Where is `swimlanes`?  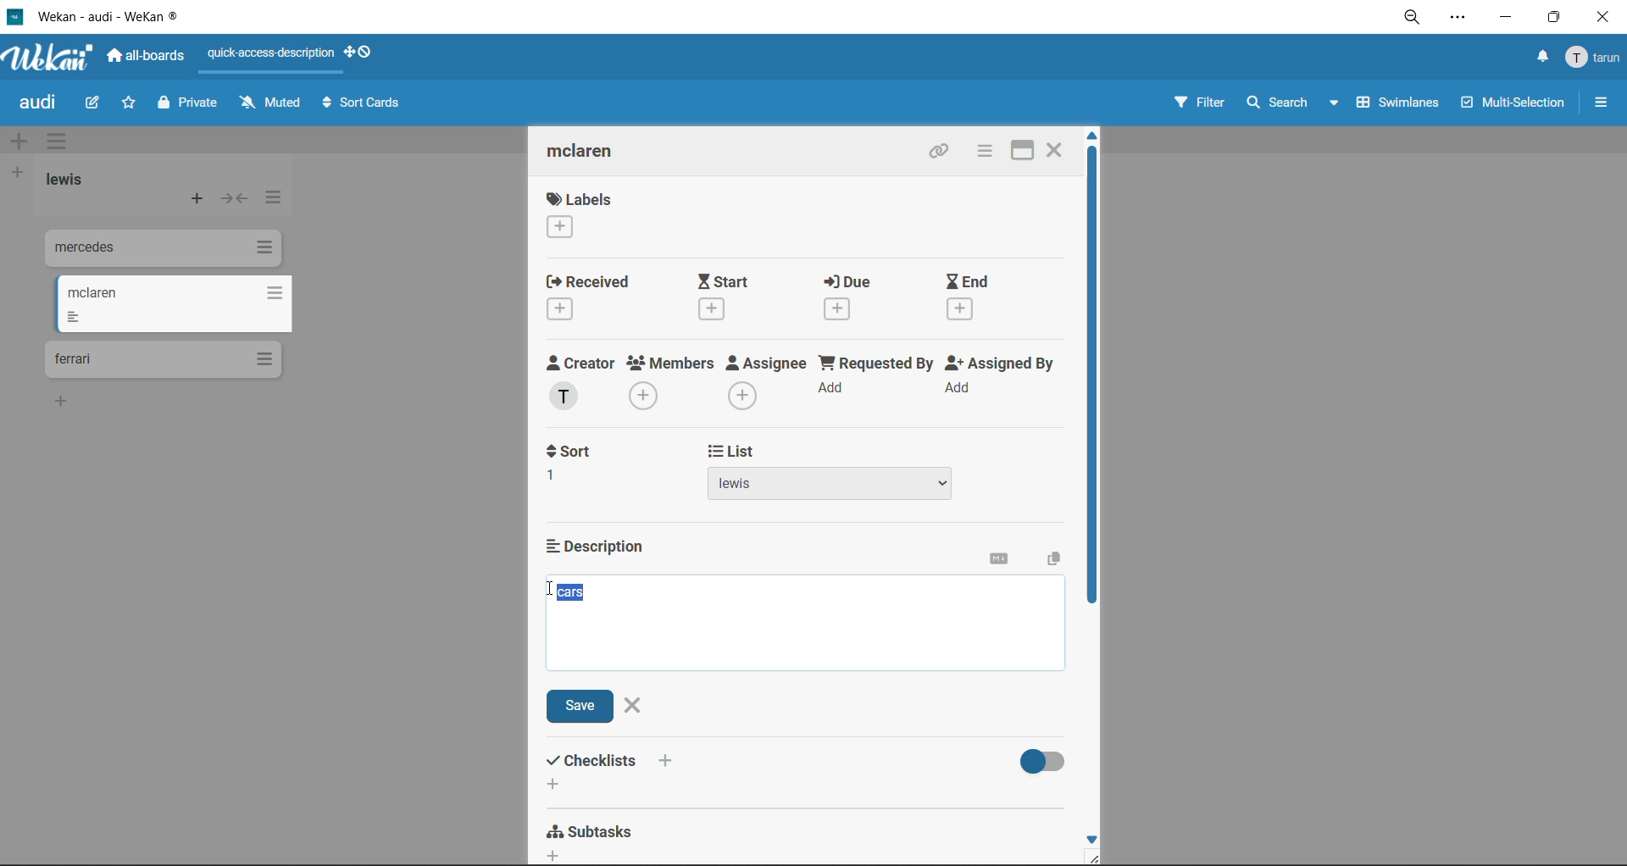 swimlanes is located at coordinates (1392, 107).